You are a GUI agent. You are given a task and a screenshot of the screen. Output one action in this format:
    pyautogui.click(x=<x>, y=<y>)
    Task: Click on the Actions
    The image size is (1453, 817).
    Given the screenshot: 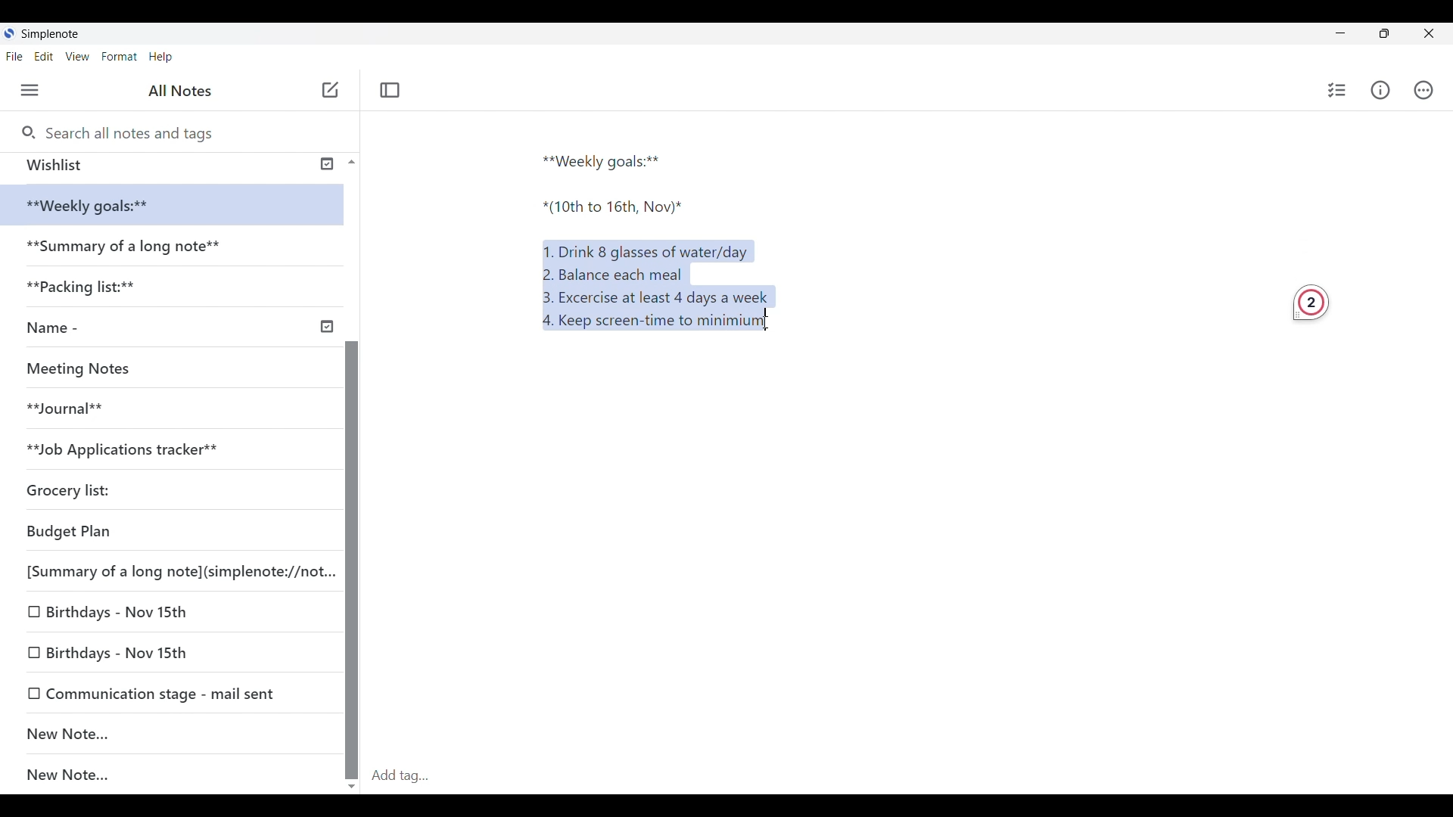 What is the action you would take?
    pyautogui.click(x=1430, y=90)
    